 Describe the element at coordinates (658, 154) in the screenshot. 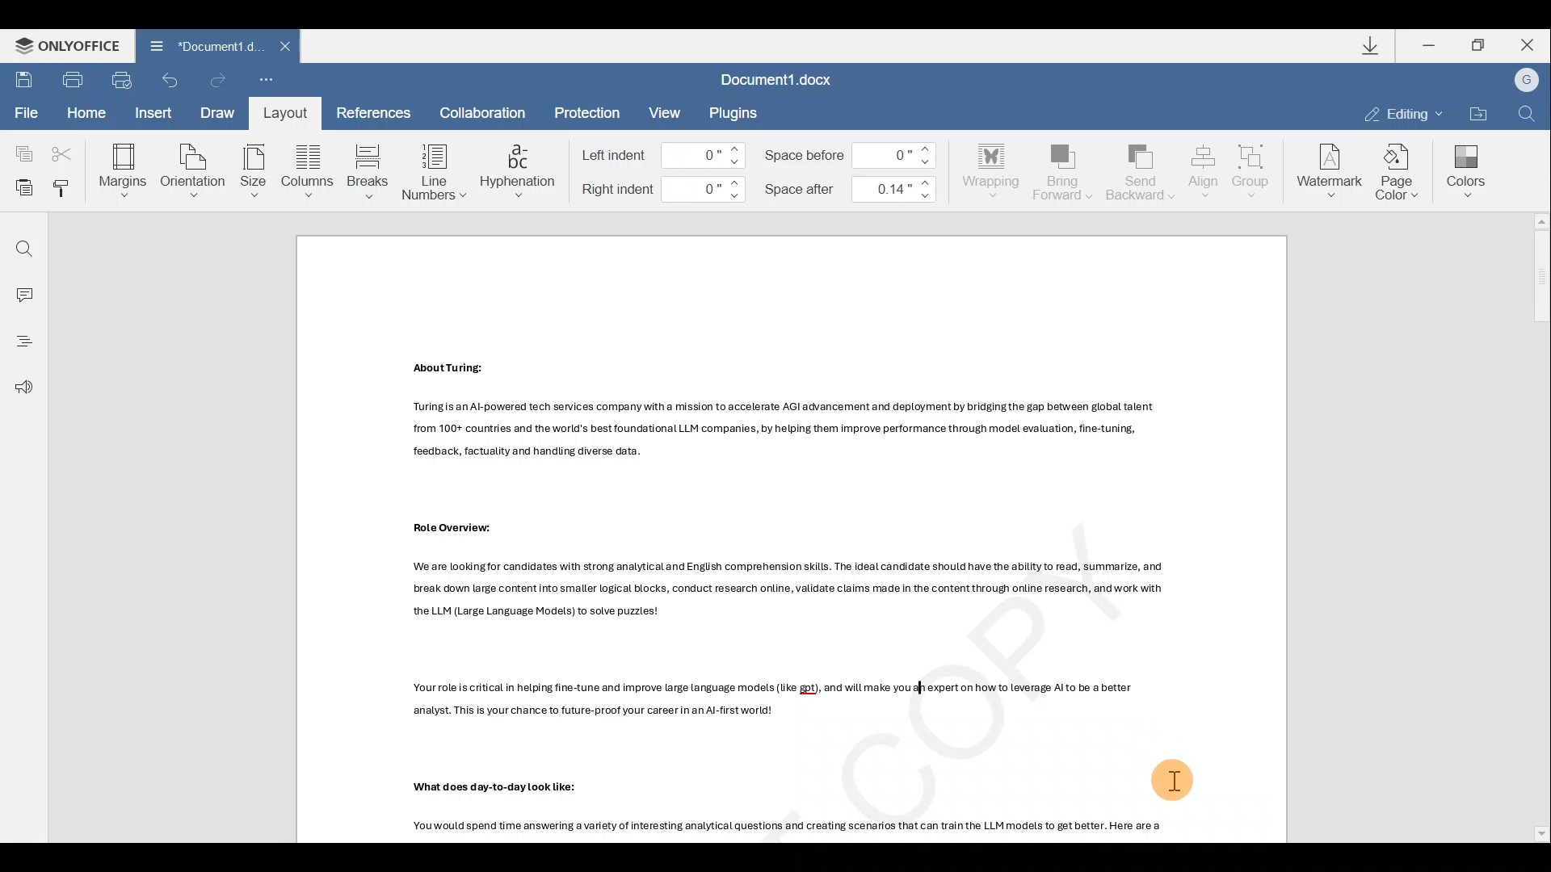

I see `Left indent` at that location.